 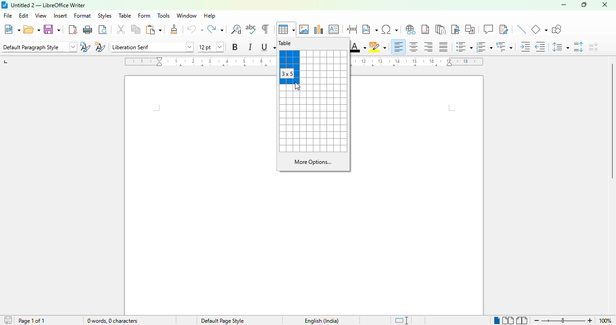 I want to click on page 1 of 1, so click(x=31, y=320).